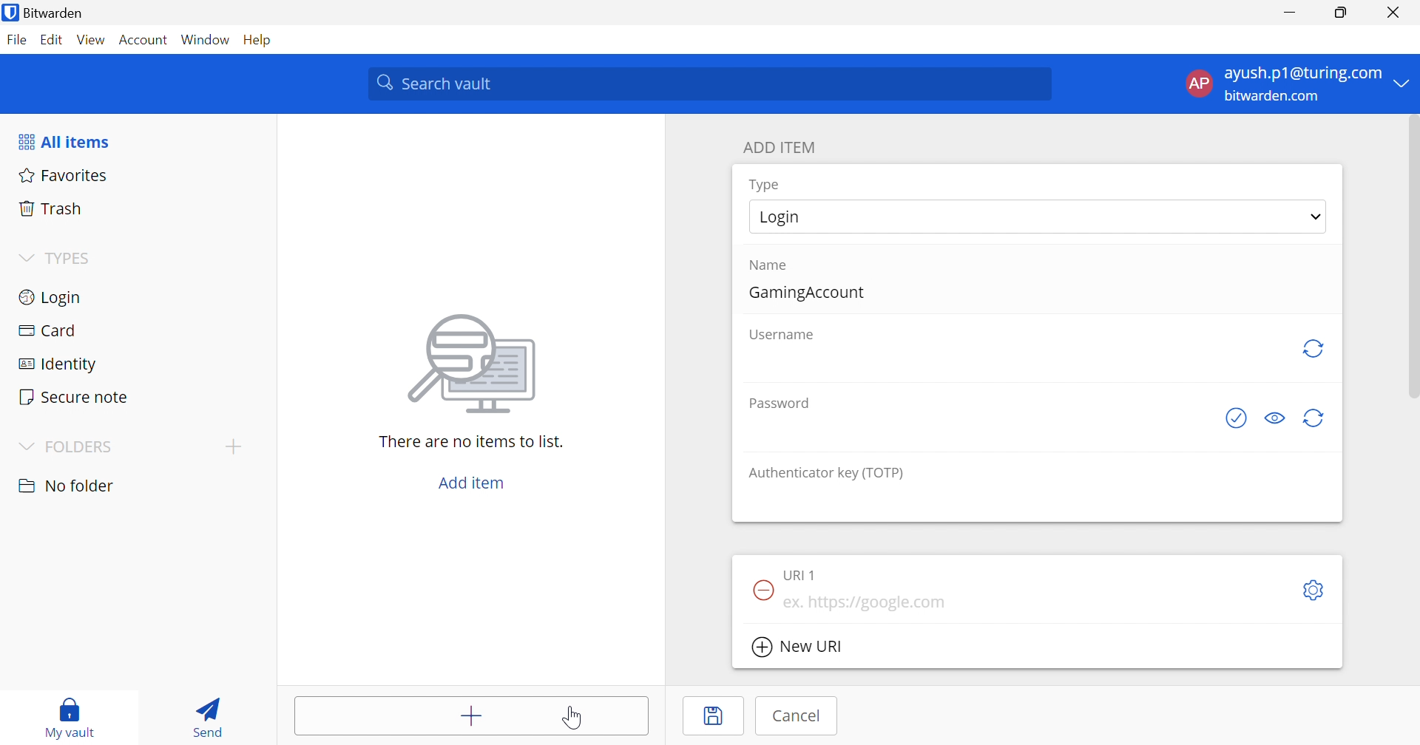  I want to click on New URI, so click(797, 647).